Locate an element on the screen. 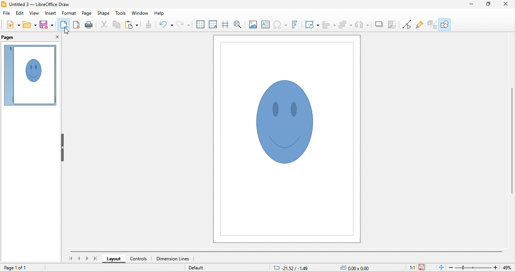 Image resolution: width=515 pixels, height=272 pixels. tools is located at coordinates (121, 13).